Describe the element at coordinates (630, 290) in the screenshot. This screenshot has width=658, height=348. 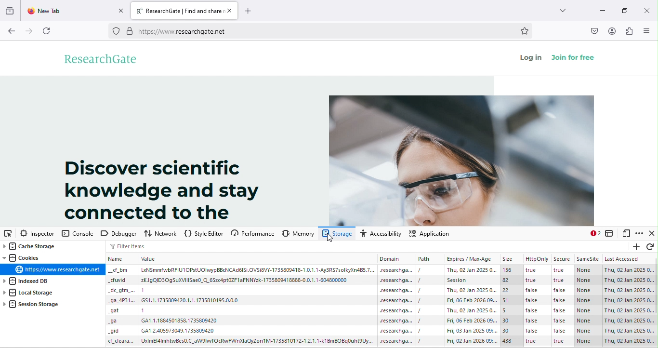
I see `date` at that location.